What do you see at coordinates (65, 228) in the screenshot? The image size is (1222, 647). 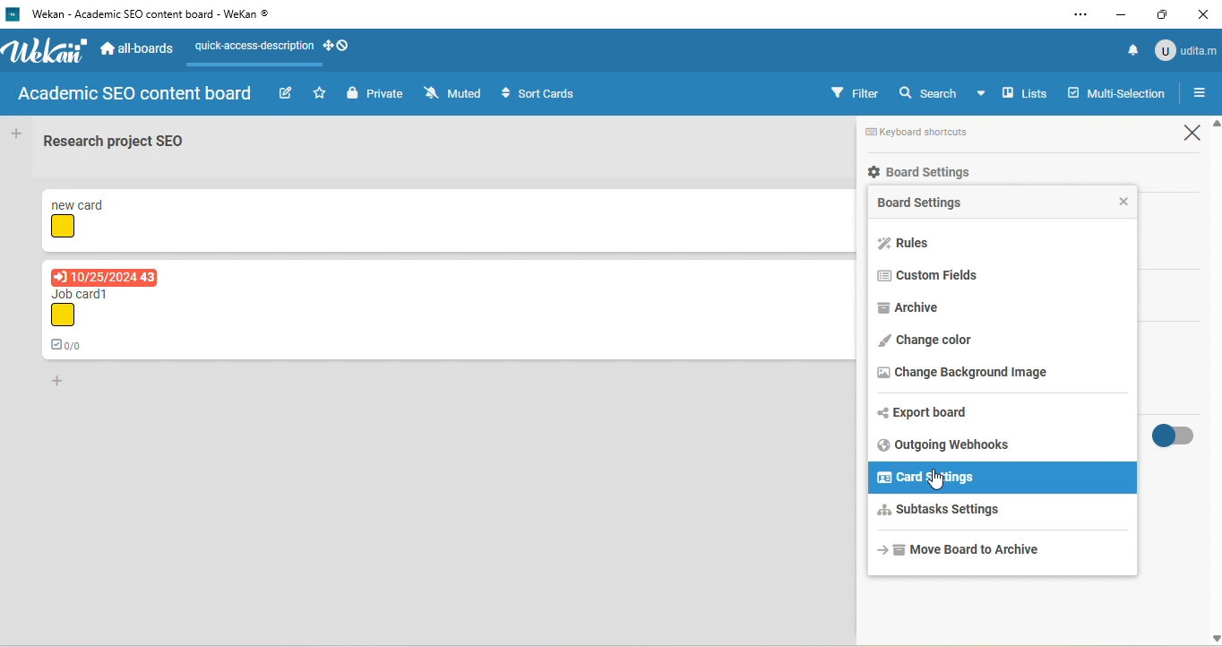 I see `yellow shape` at bounding box center [65, 228].